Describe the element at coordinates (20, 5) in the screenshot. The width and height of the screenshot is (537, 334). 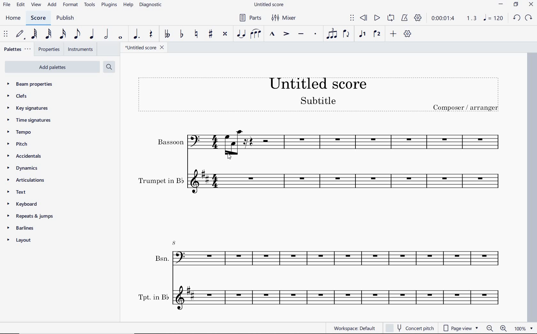
I see `edit` at that location.